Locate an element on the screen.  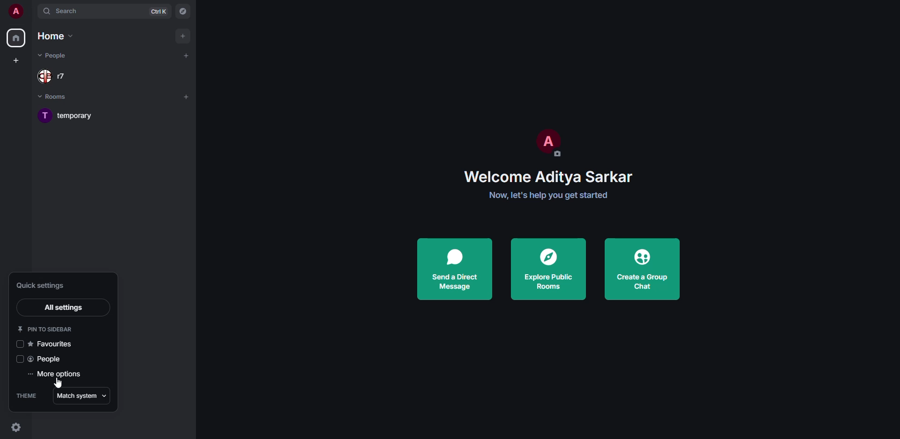
quick settings is located at coordinates (15, 427).